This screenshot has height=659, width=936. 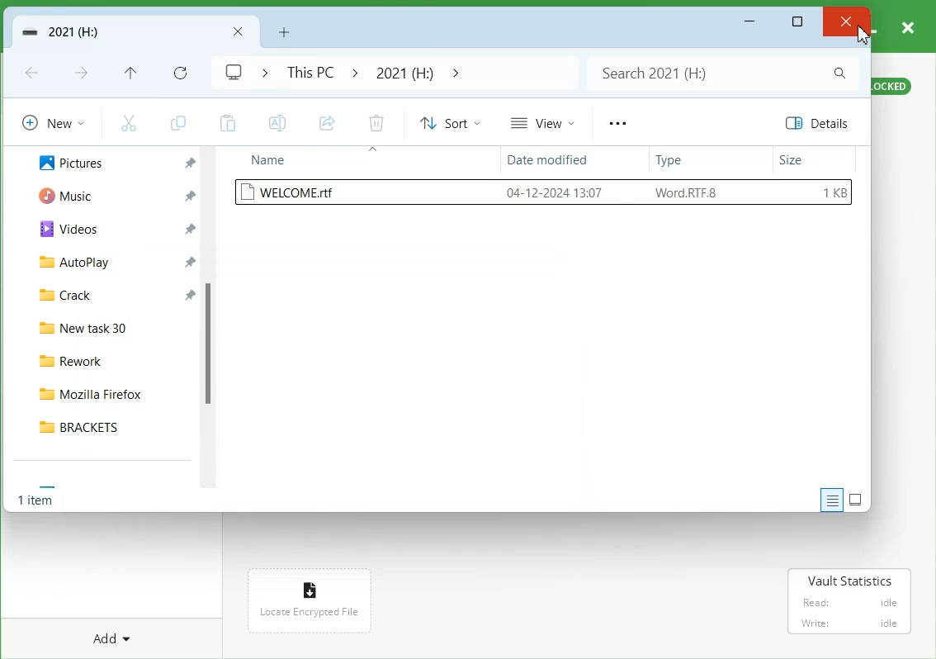 What do you see at coordinates (307, 72) in the screenshot?
I see `This PC` at bounding box center [307, 72].